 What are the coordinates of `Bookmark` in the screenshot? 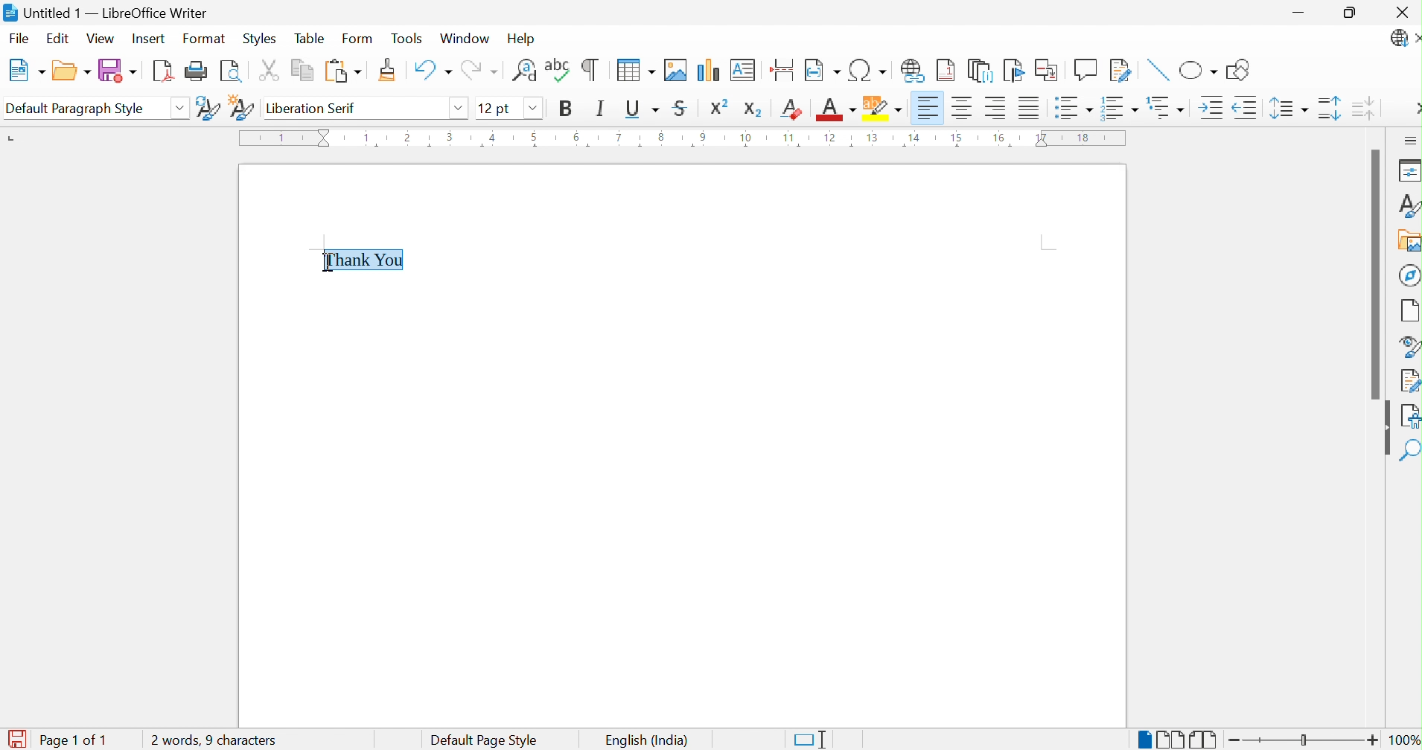 It's located at (1014, 69).